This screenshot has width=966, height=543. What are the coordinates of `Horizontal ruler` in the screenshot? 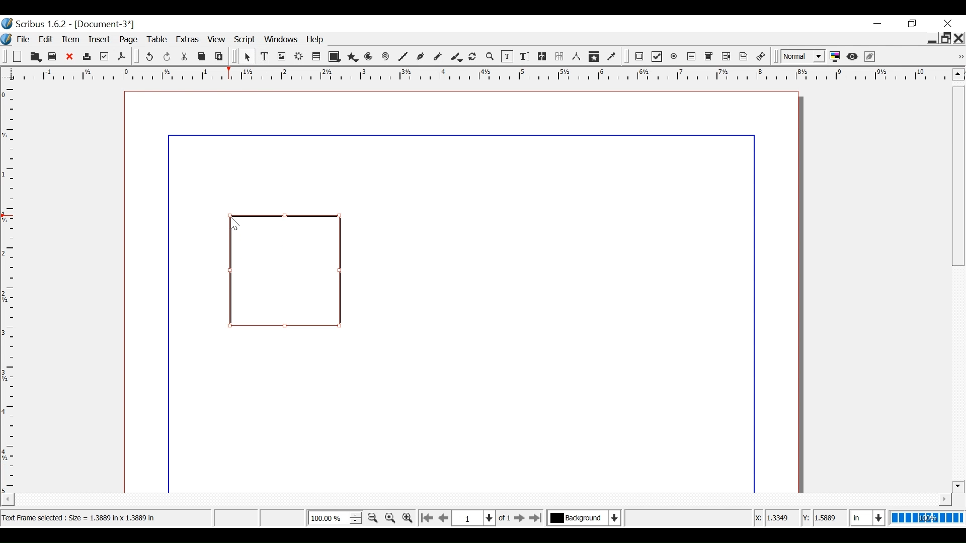 It's located at (473, 74).